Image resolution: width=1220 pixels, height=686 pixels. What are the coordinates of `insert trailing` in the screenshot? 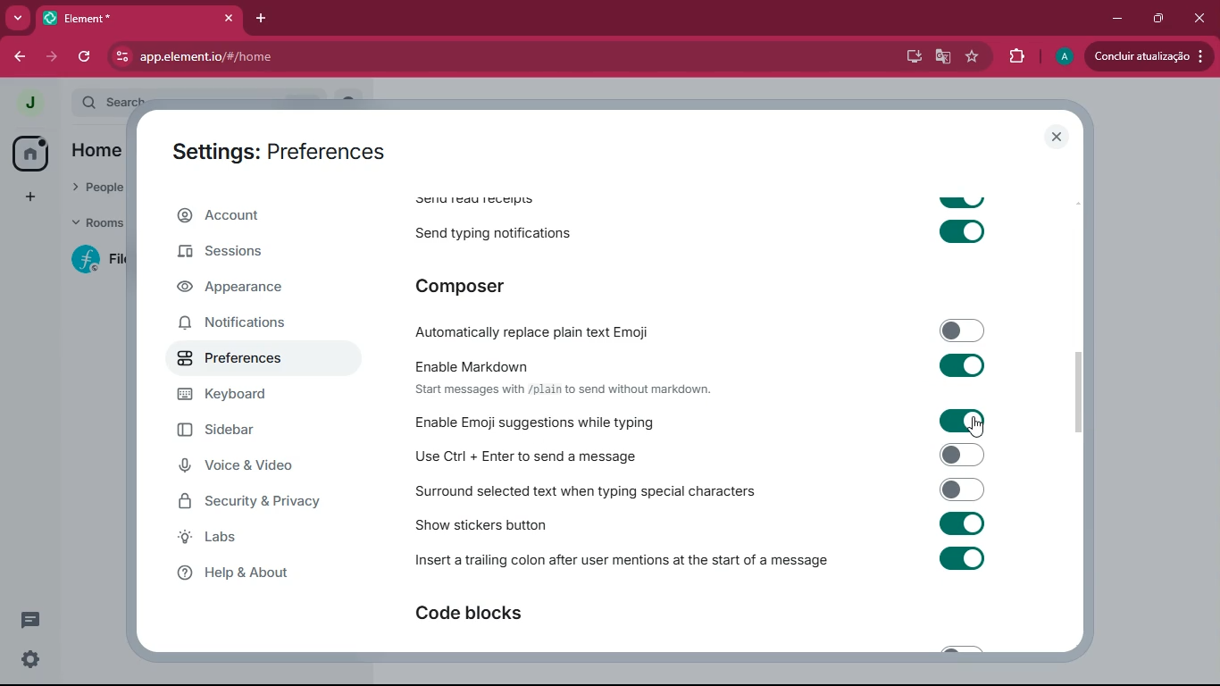 It's located at (703, 561).